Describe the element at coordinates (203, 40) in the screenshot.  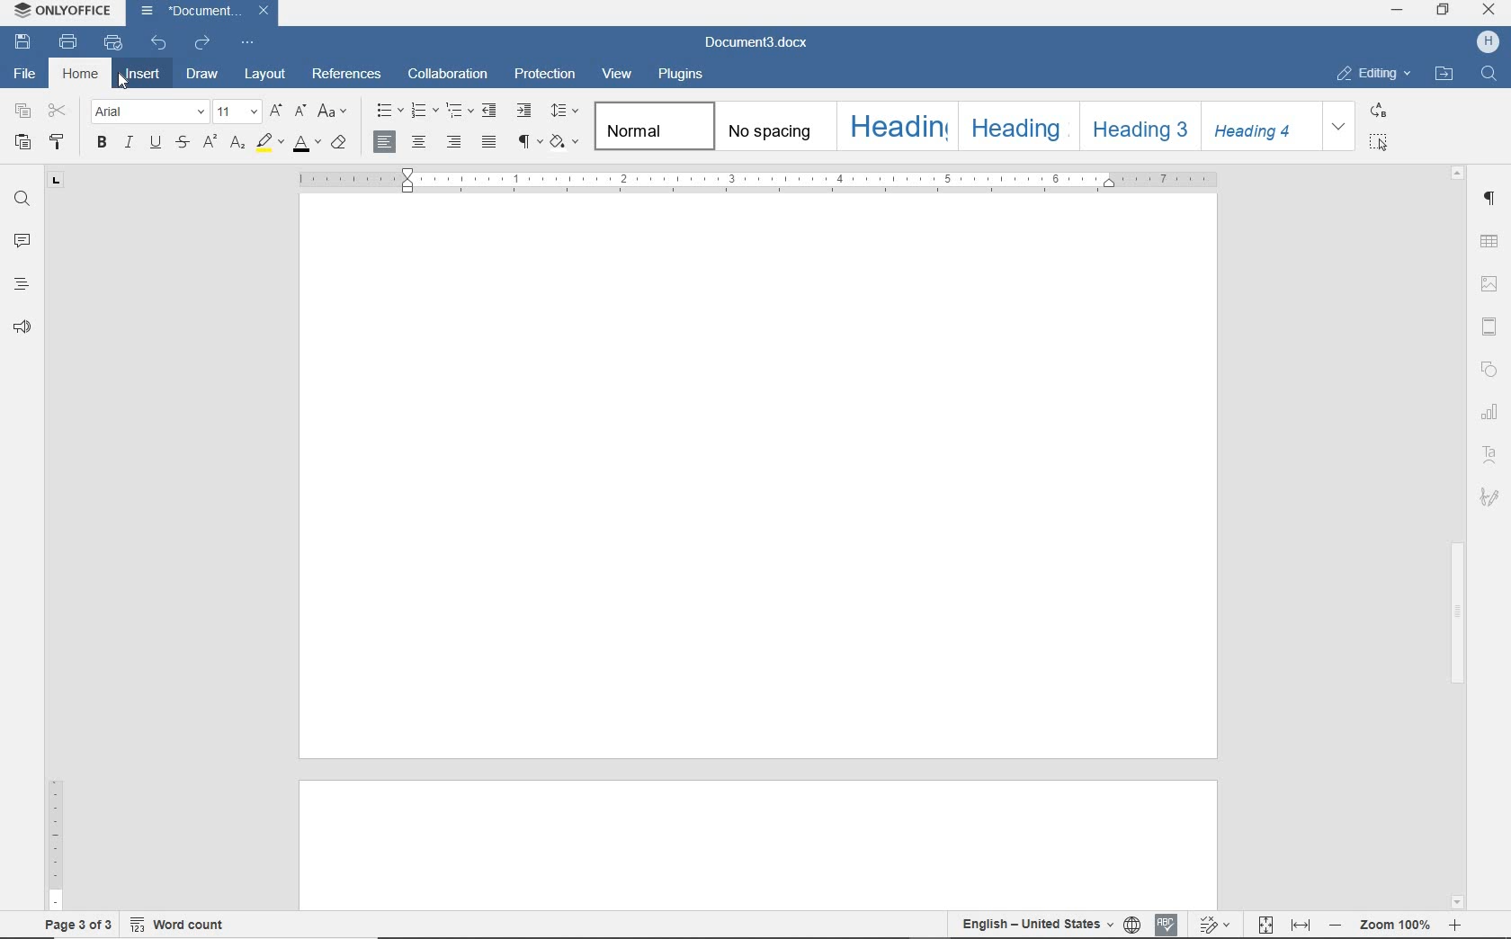
I see `REDO` at that location.